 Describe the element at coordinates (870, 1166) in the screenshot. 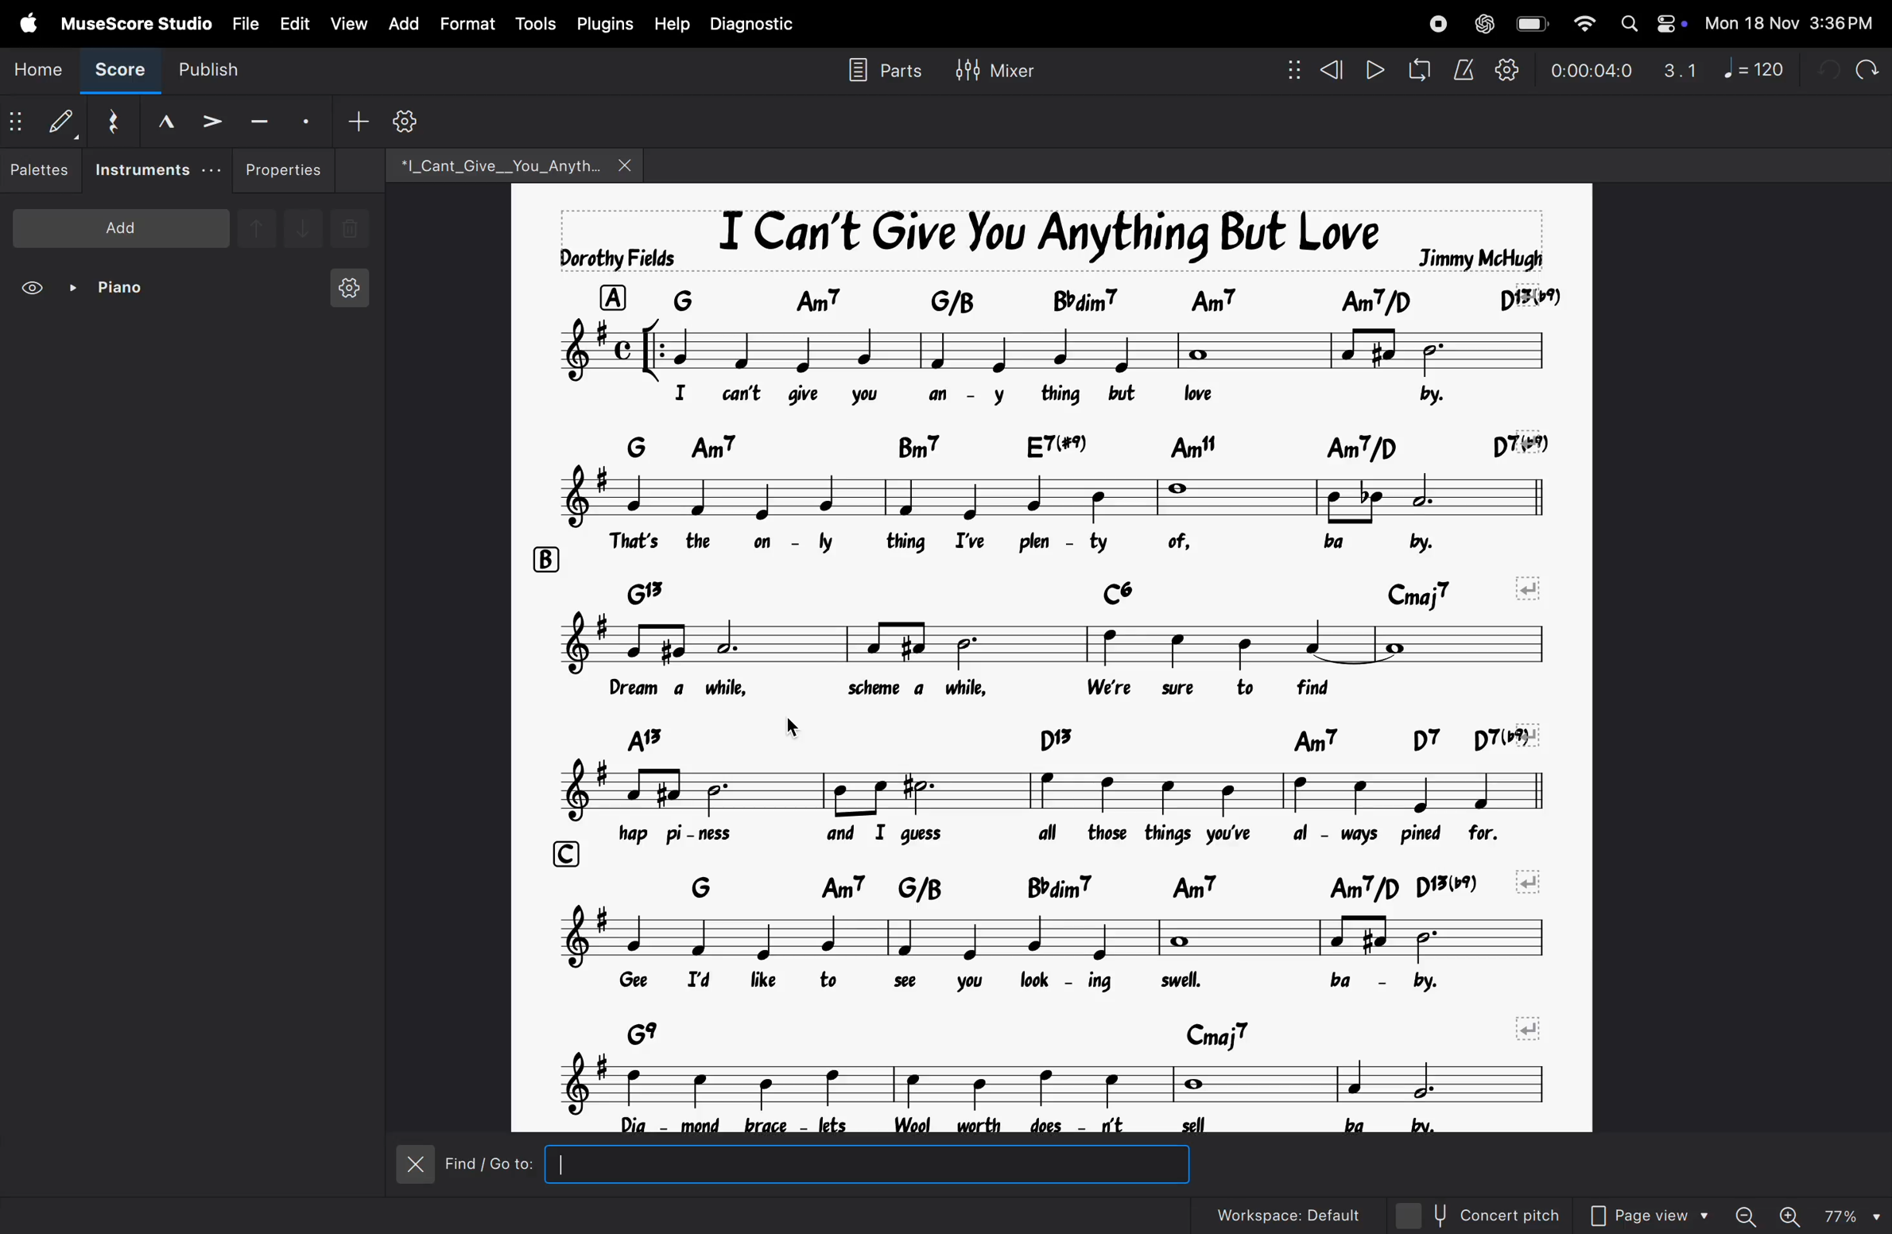

I see `inputbox` at that location.